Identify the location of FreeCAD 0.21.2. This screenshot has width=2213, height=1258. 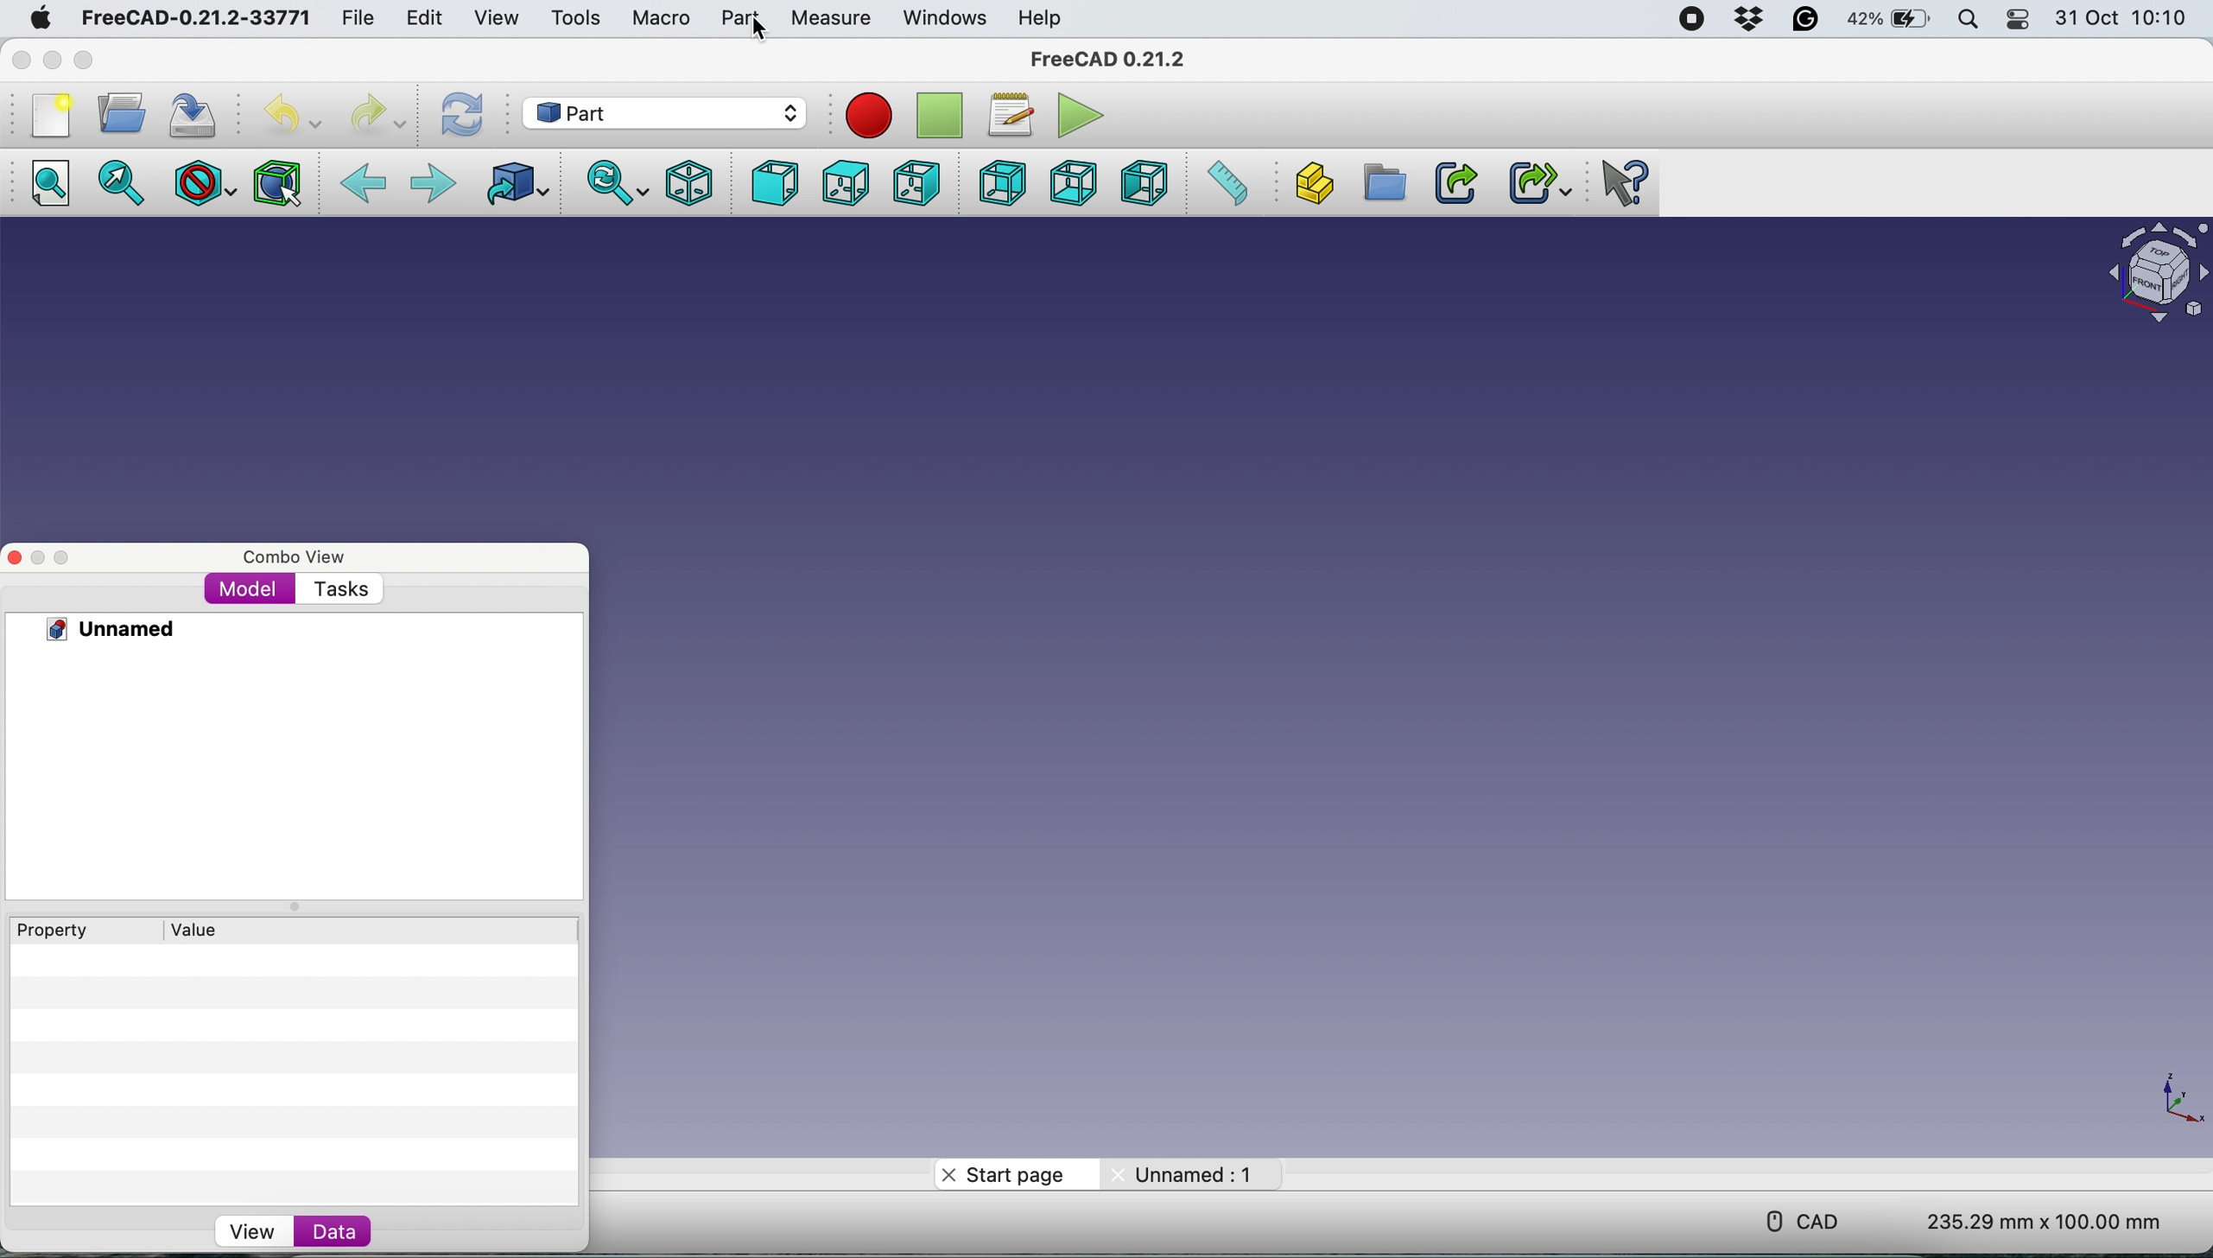
(1114, 60).